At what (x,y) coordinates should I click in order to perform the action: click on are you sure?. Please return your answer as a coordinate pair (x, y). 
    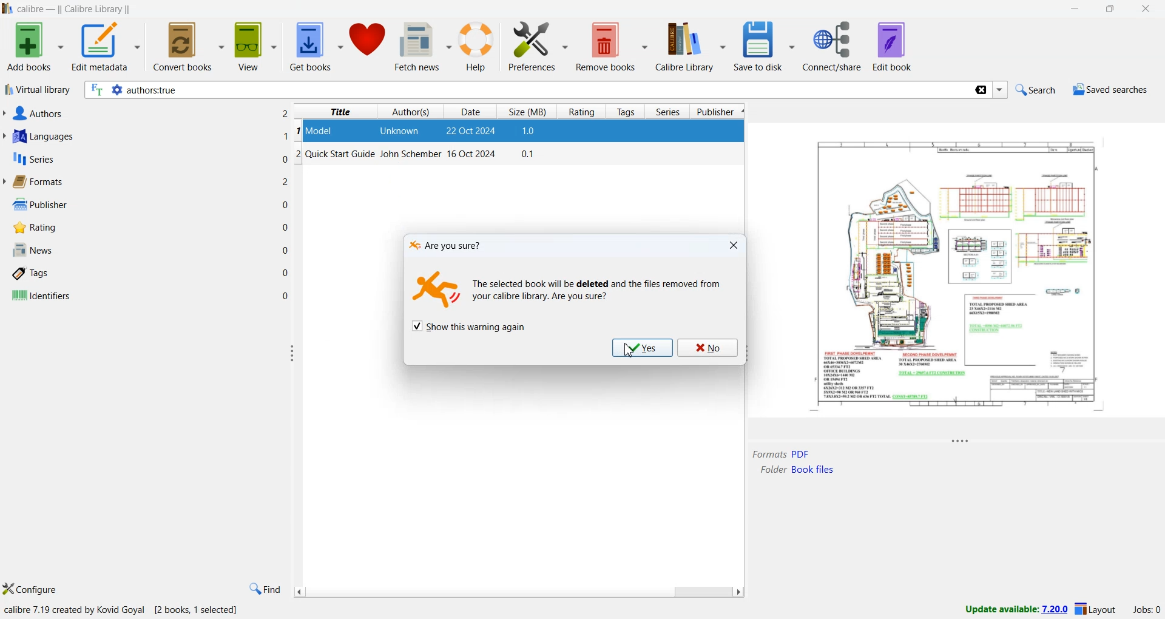
    Looking at the image, I should click on (448, 245).